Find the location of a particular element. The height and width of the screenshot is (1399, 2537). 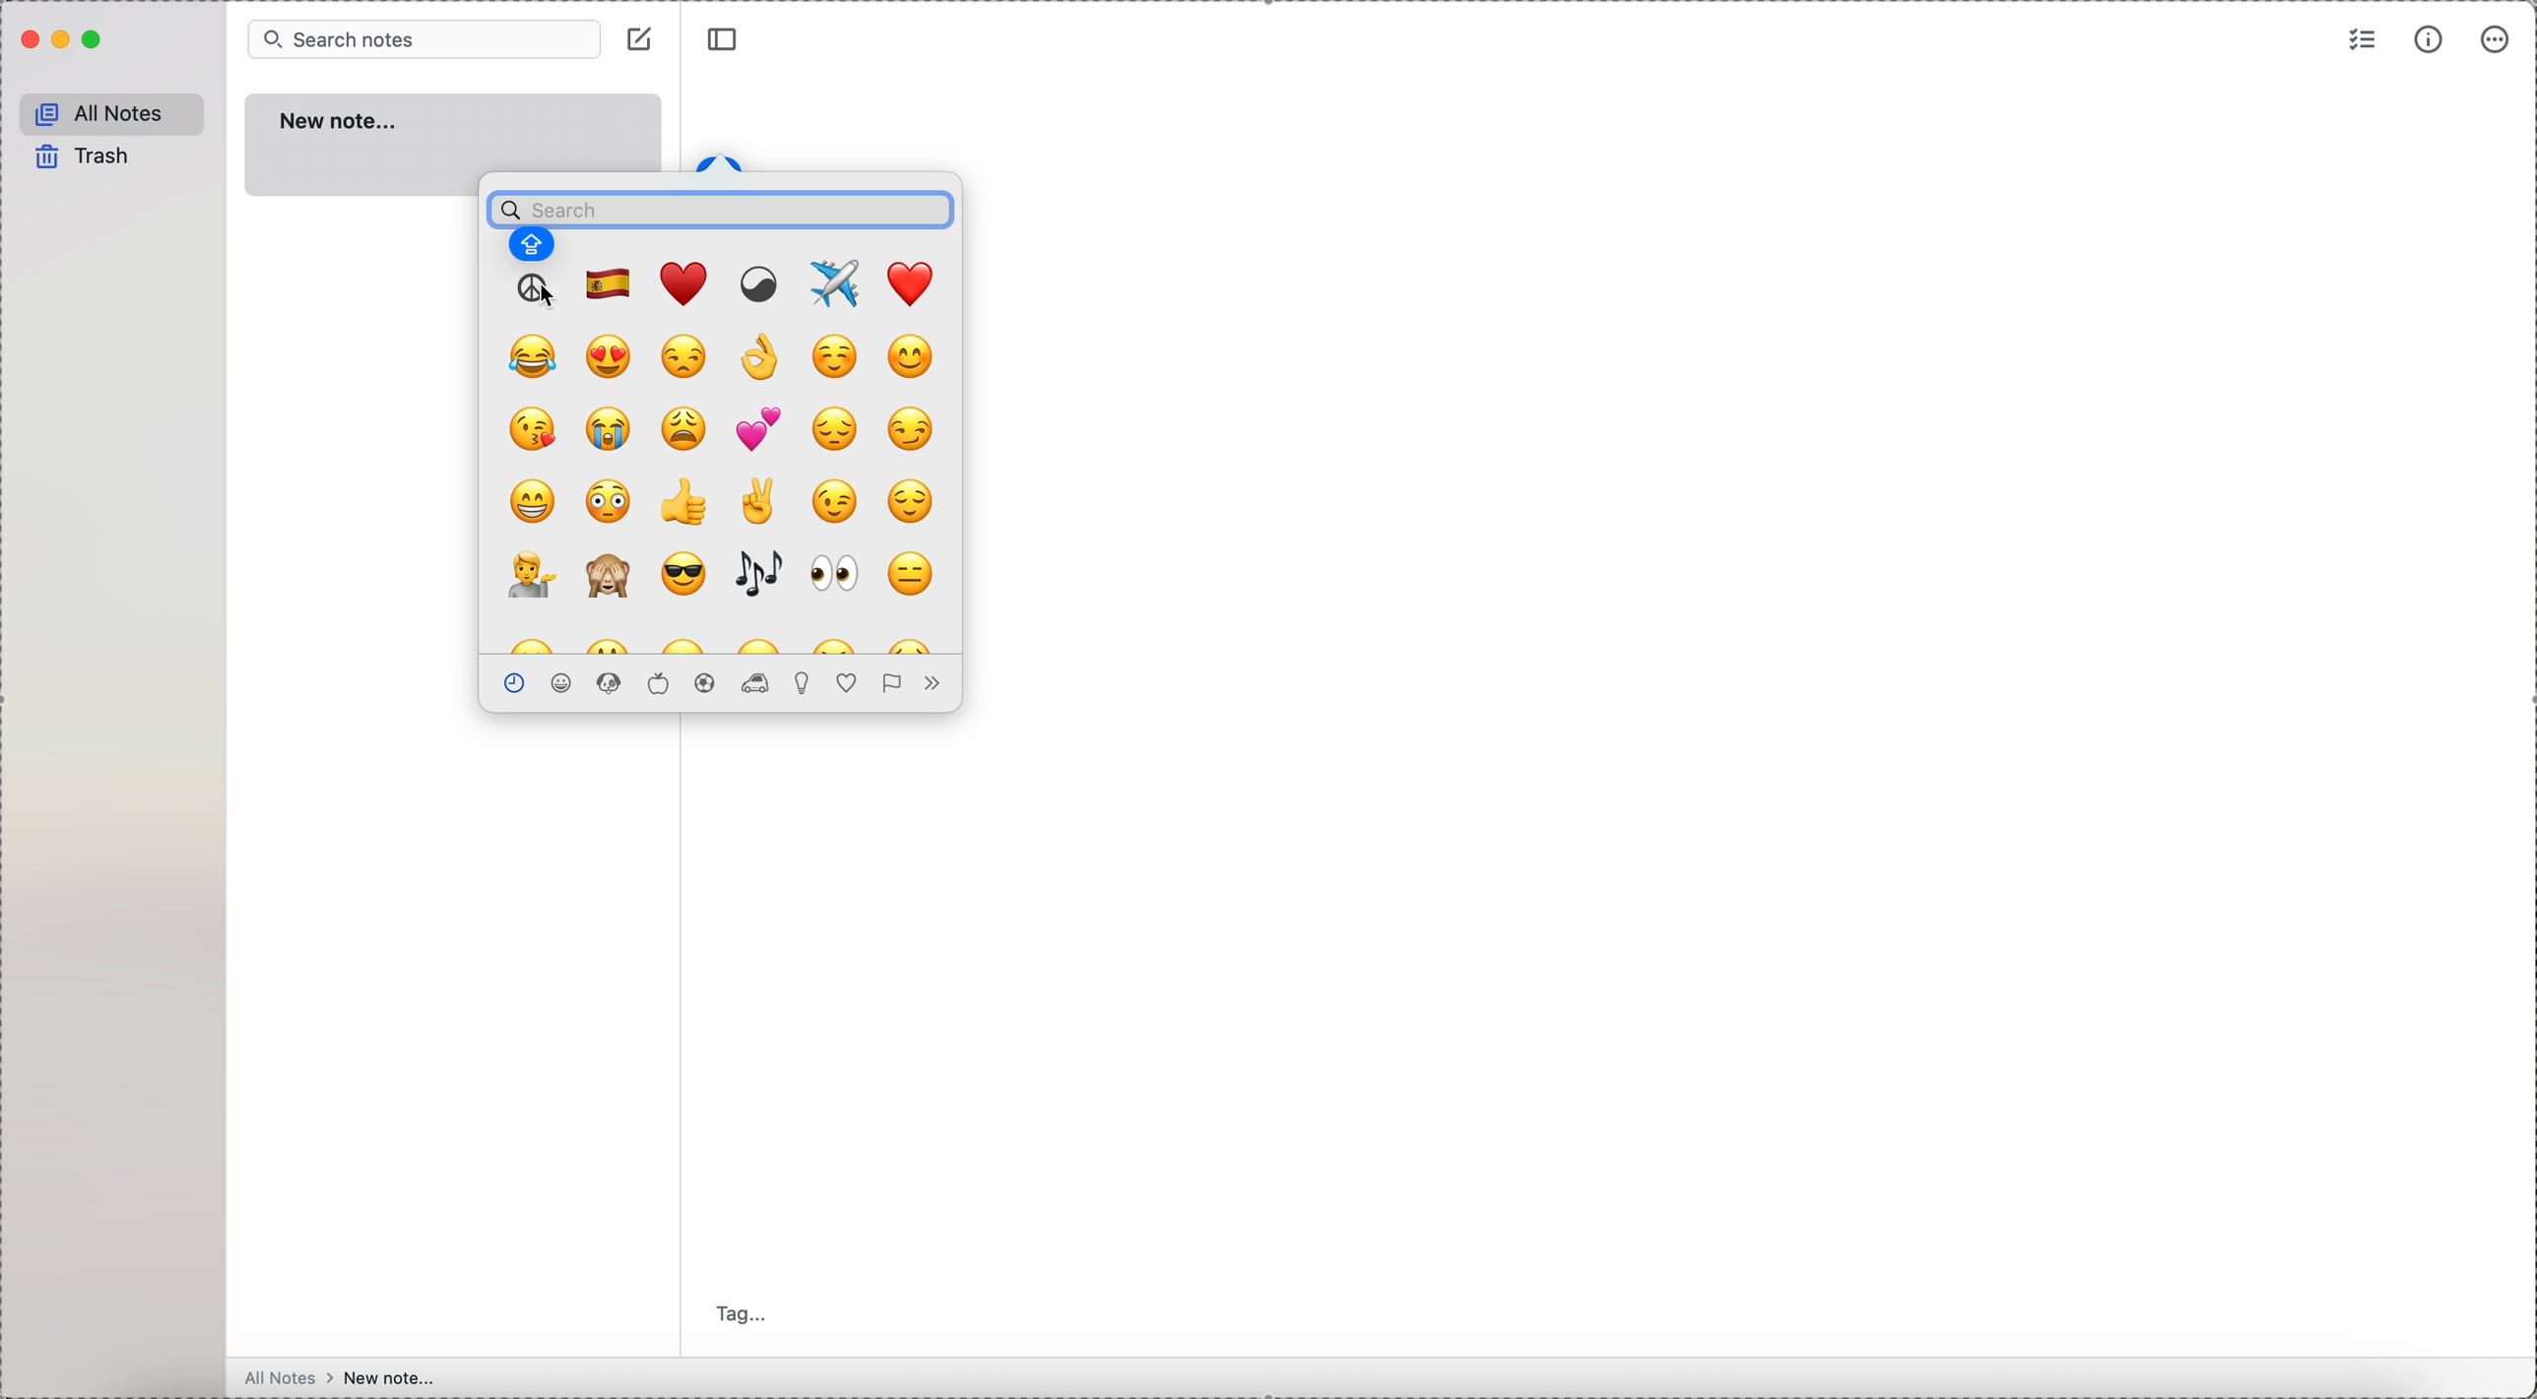

create note is located at coordinates (642, 41).